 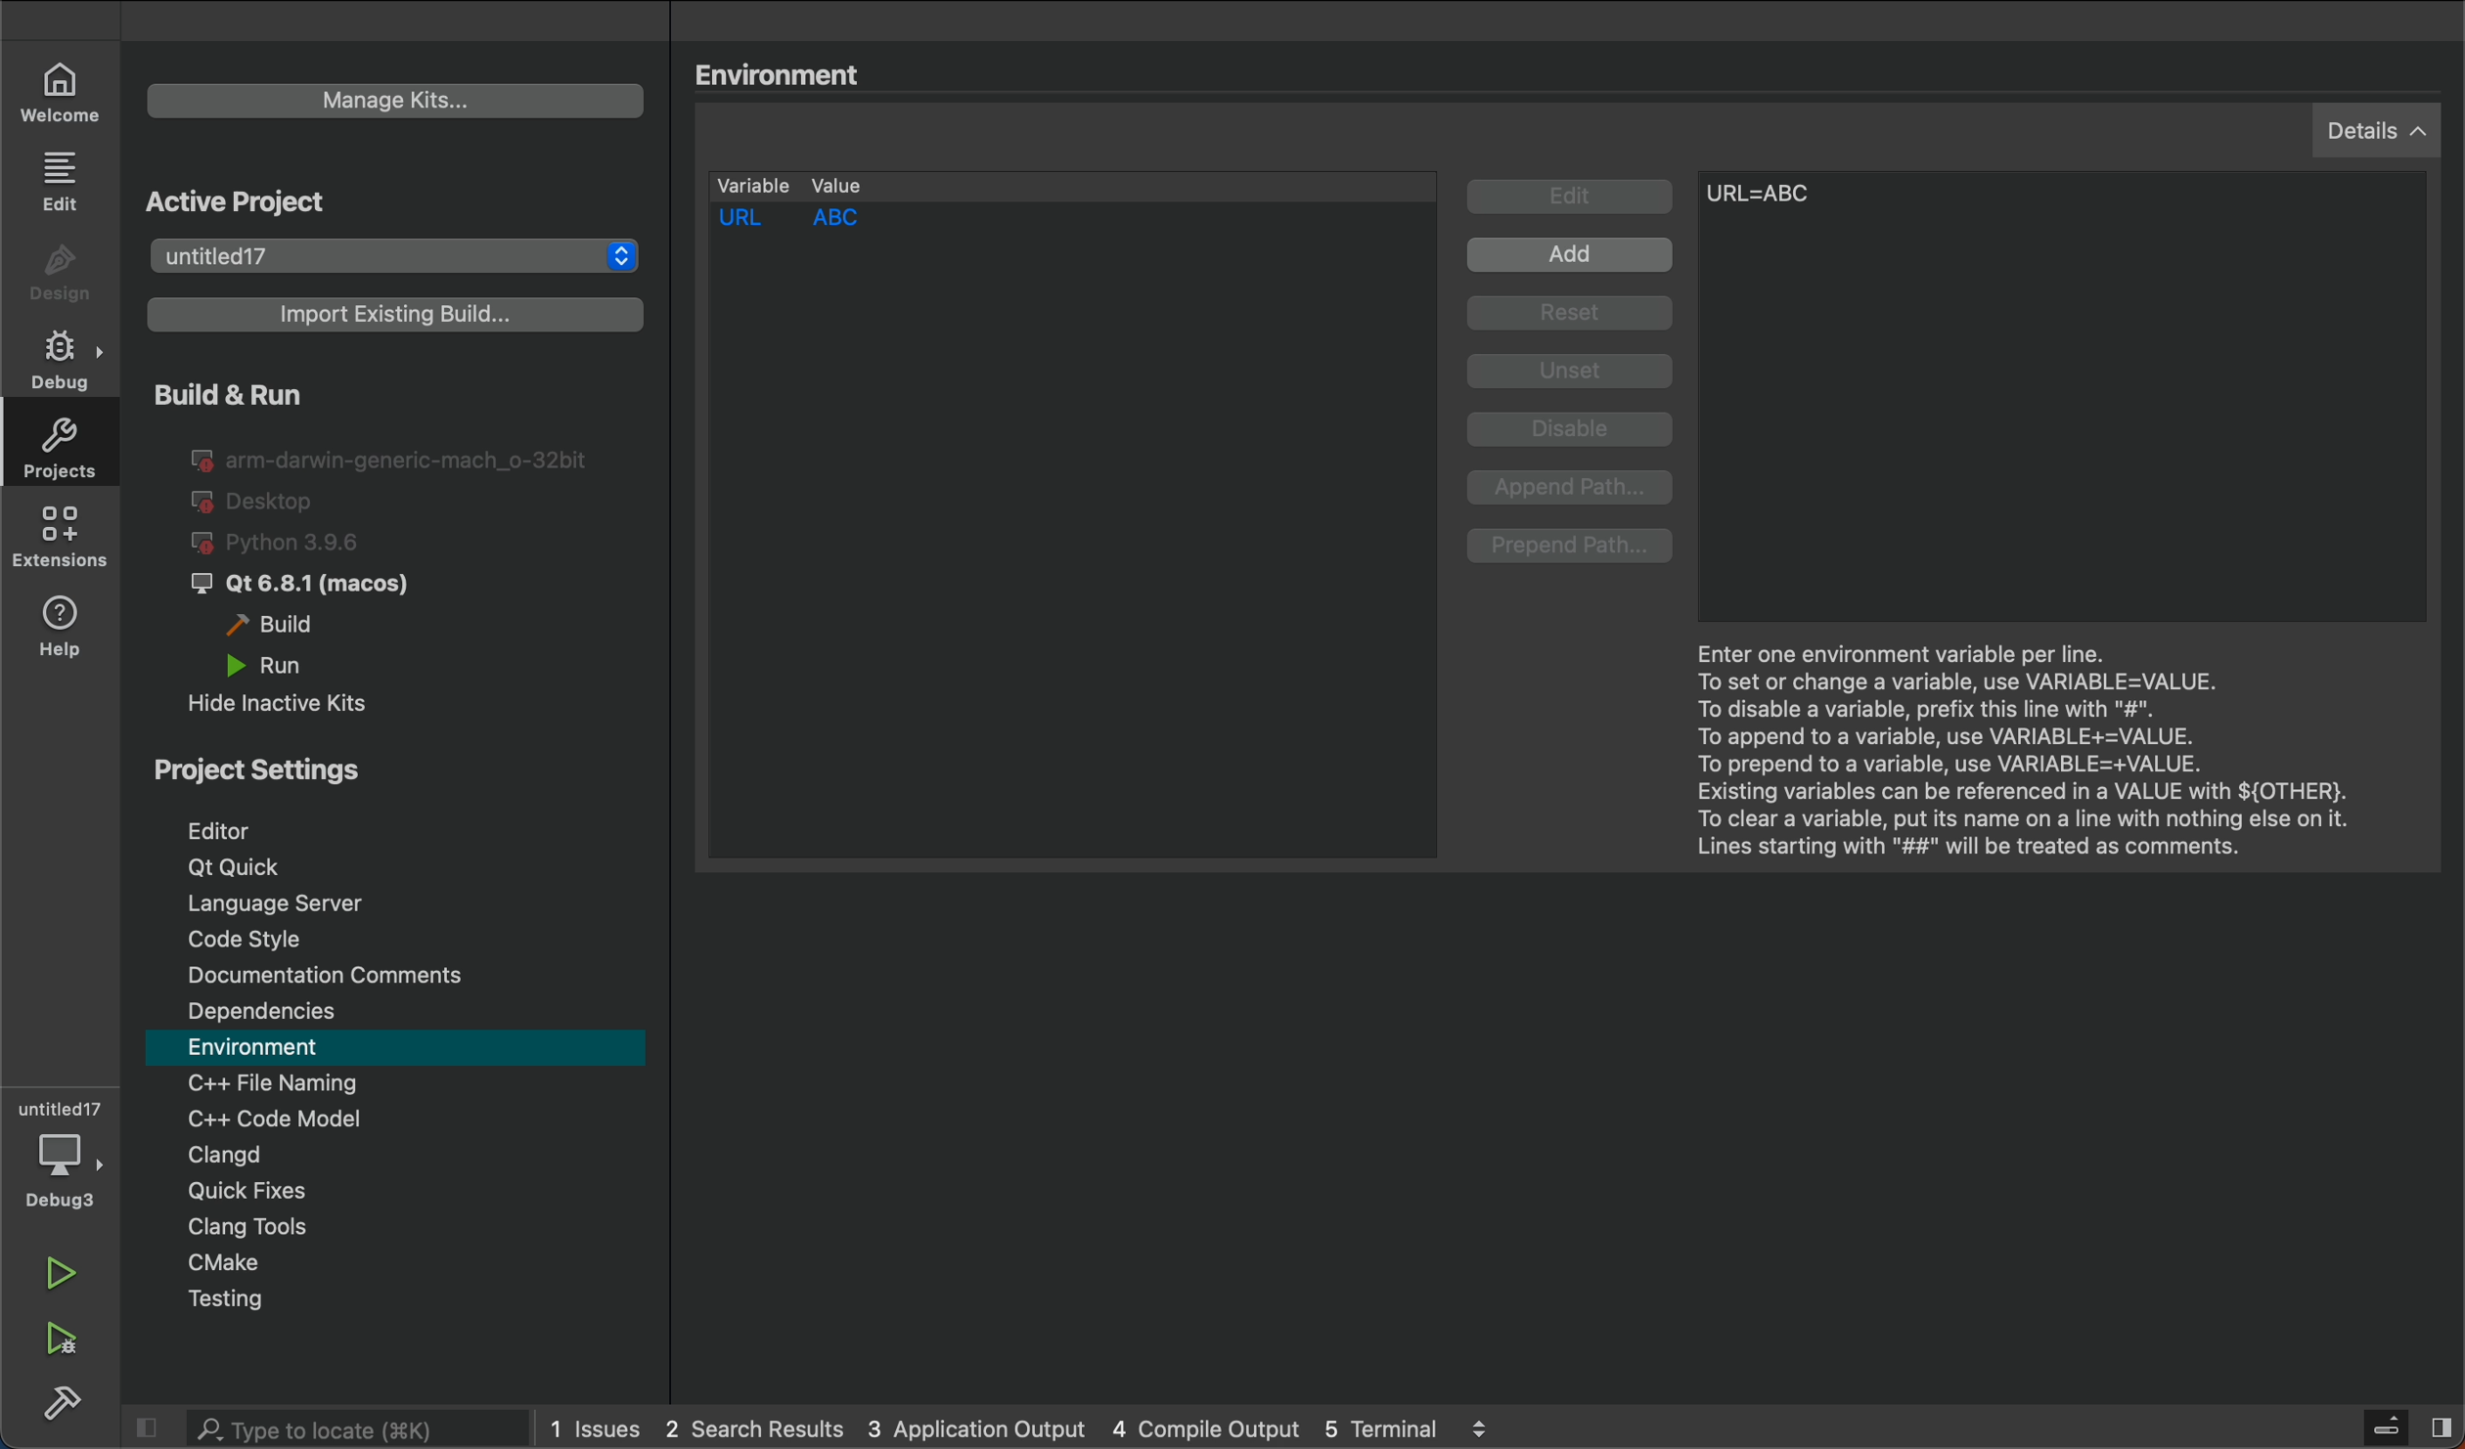 I want to click on saved  variable , so click(x=883, y=230).